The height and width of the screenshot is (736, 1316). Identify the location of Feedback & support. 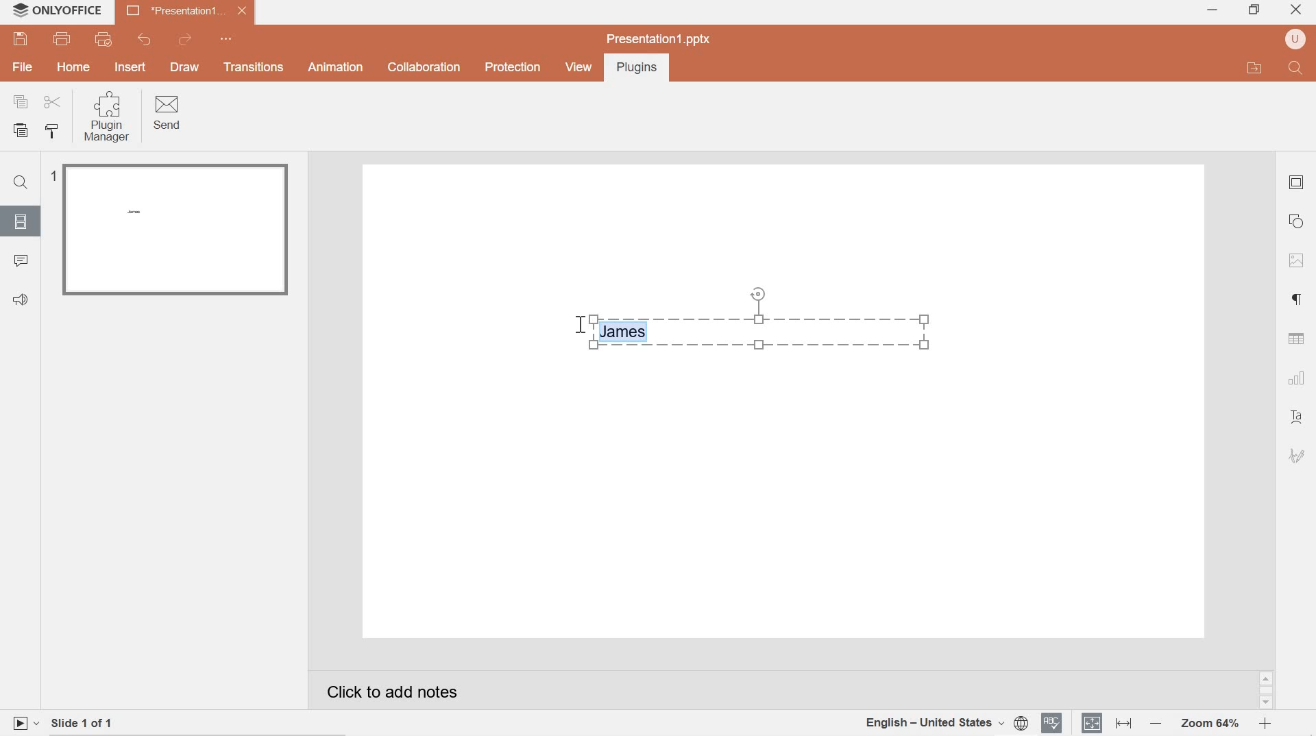
(21, 299).